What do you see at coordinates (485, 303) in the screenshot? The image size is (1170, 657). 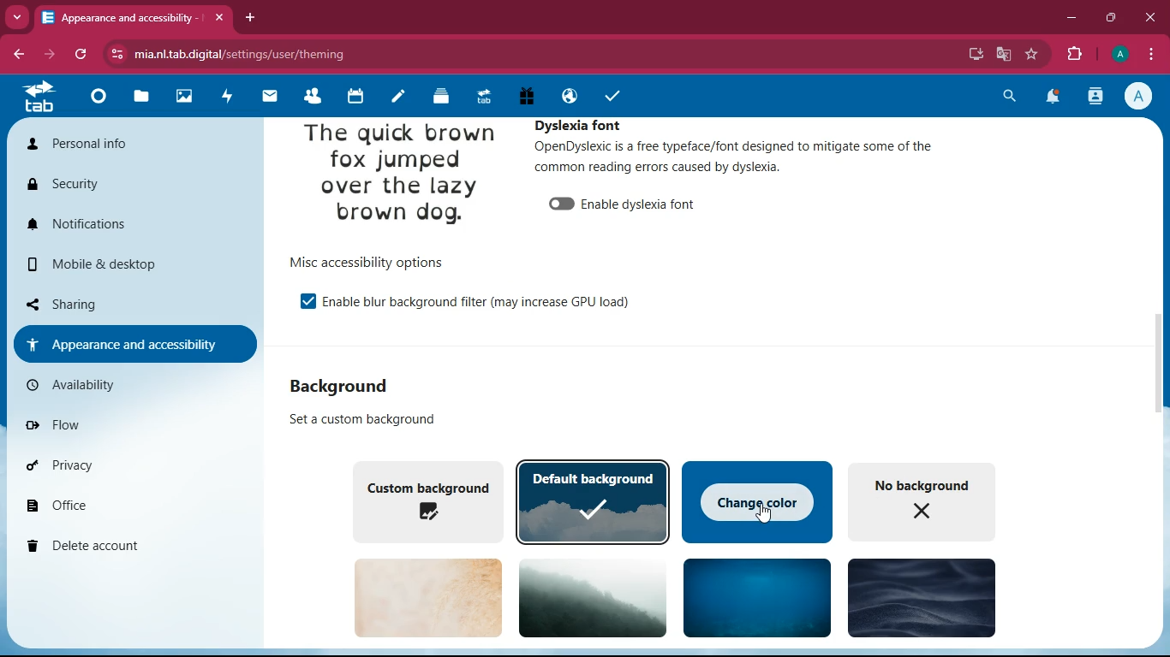 I see `enable the background filter (may increase GPU load)` at bounding box center [485, 303].